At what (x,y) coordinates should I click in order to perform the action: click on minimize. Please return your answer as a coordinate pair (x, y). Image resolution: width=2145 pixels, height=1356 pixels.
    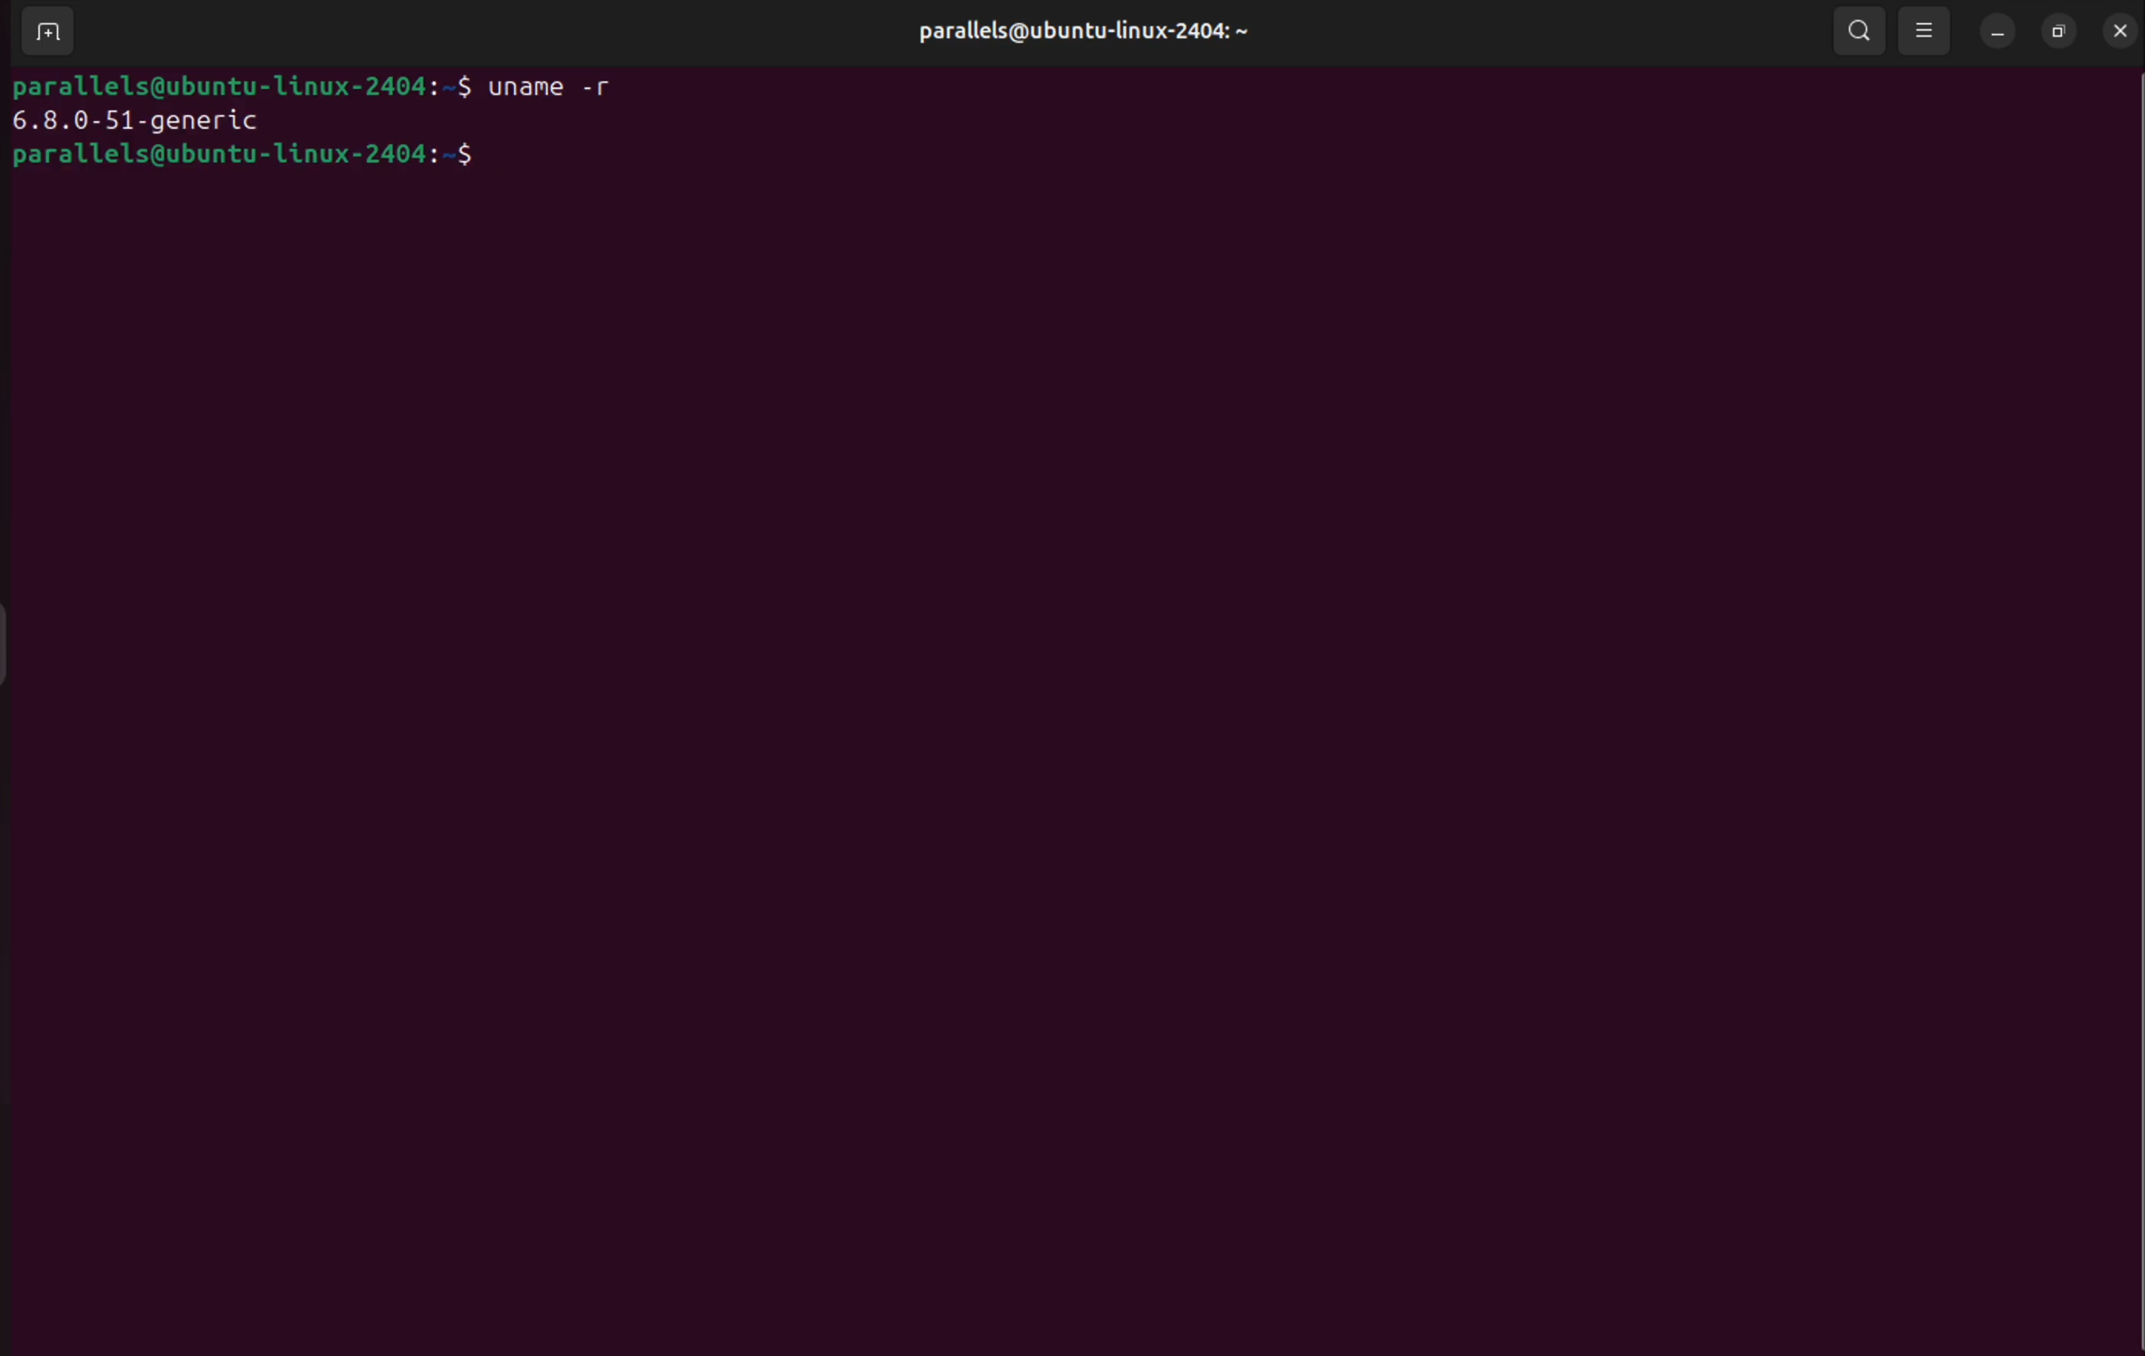
    Looking at the image, I should click on (1994, 31).